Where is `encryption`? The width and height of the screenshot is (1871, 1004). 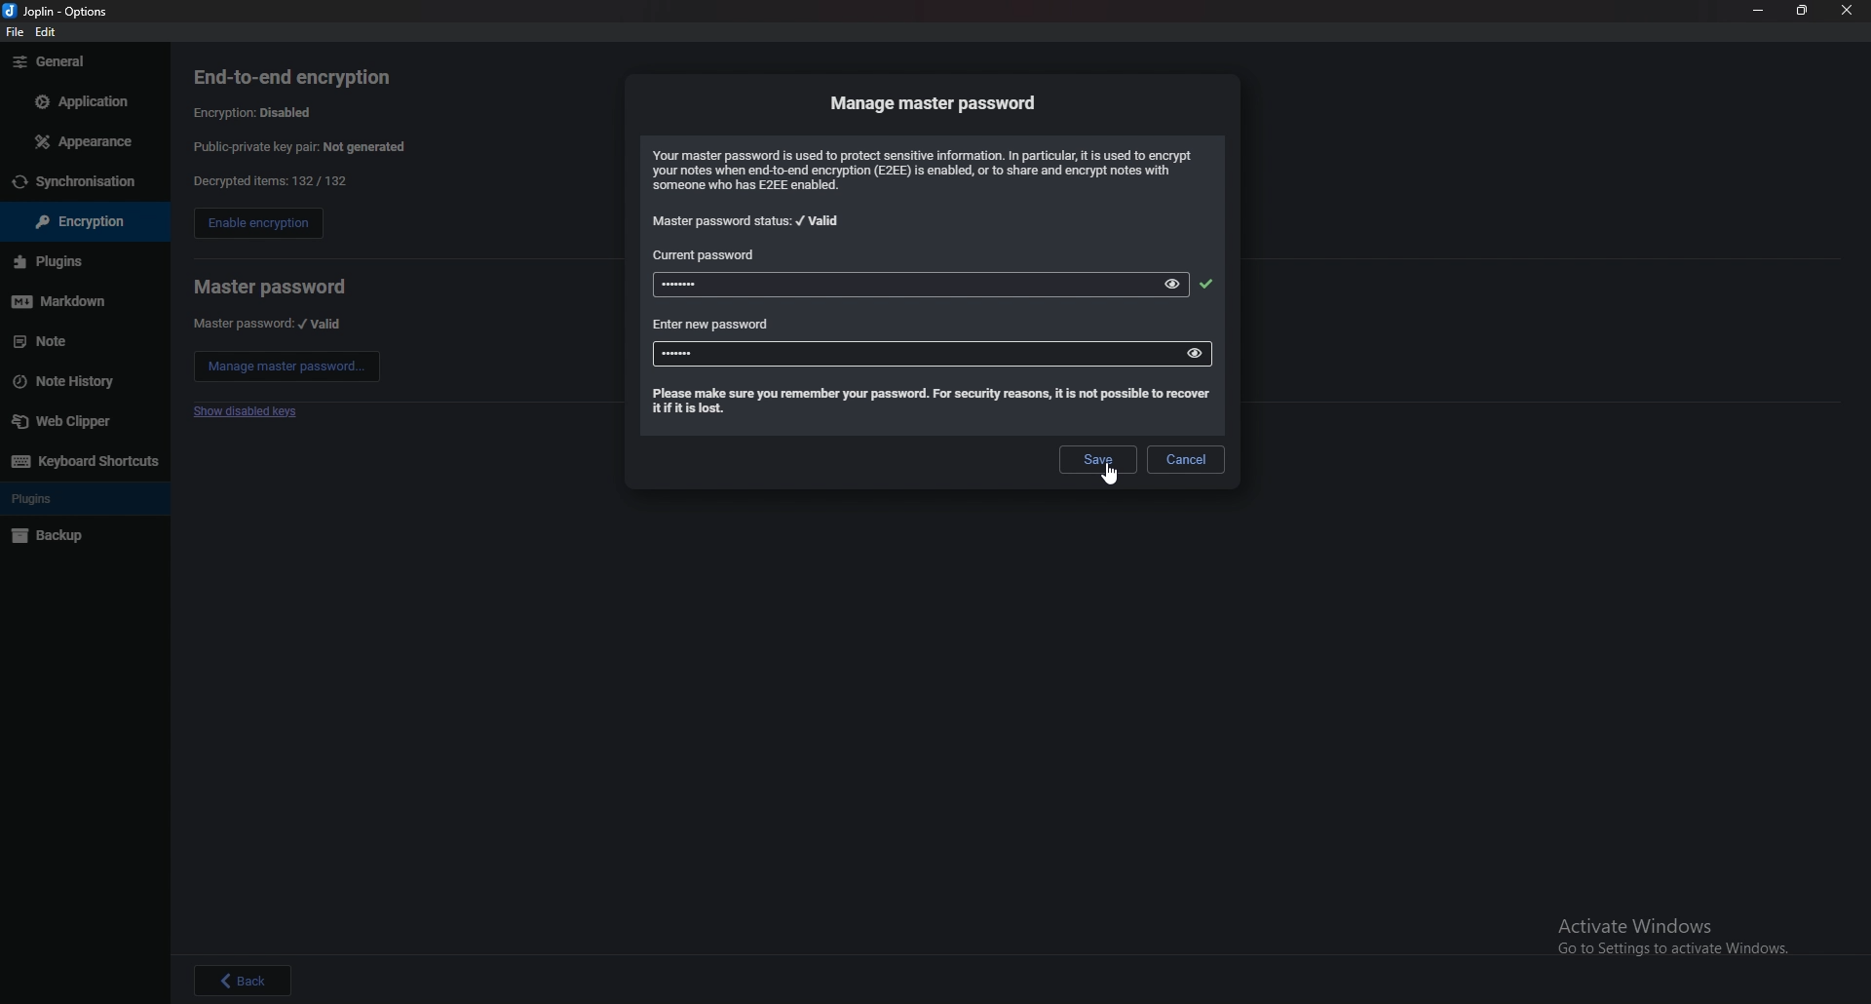 encryption is located at coordinates (74, 222).